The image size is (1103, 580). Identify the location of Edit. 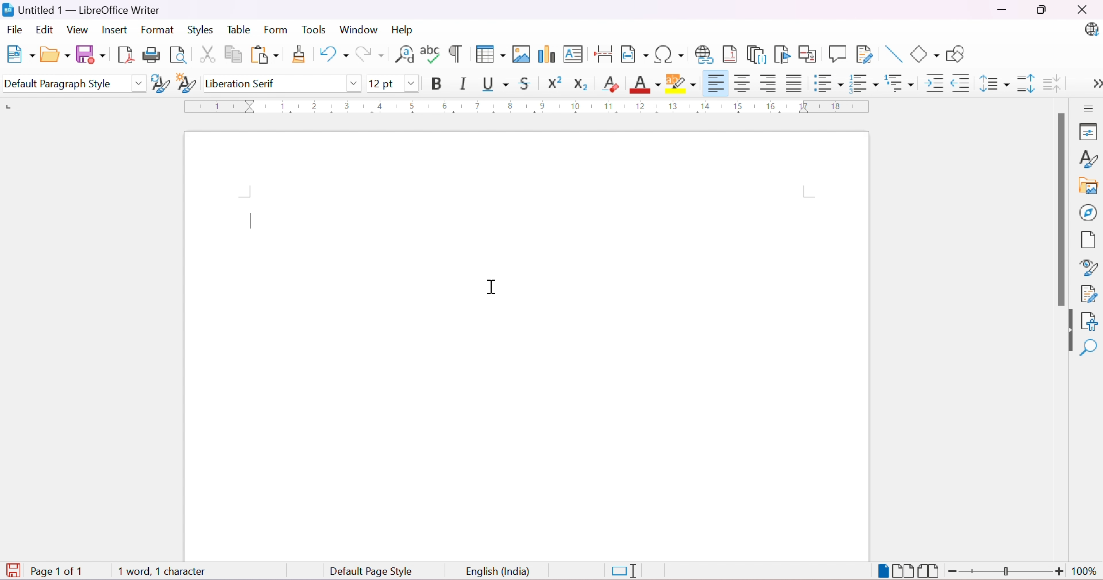
(44, 30).